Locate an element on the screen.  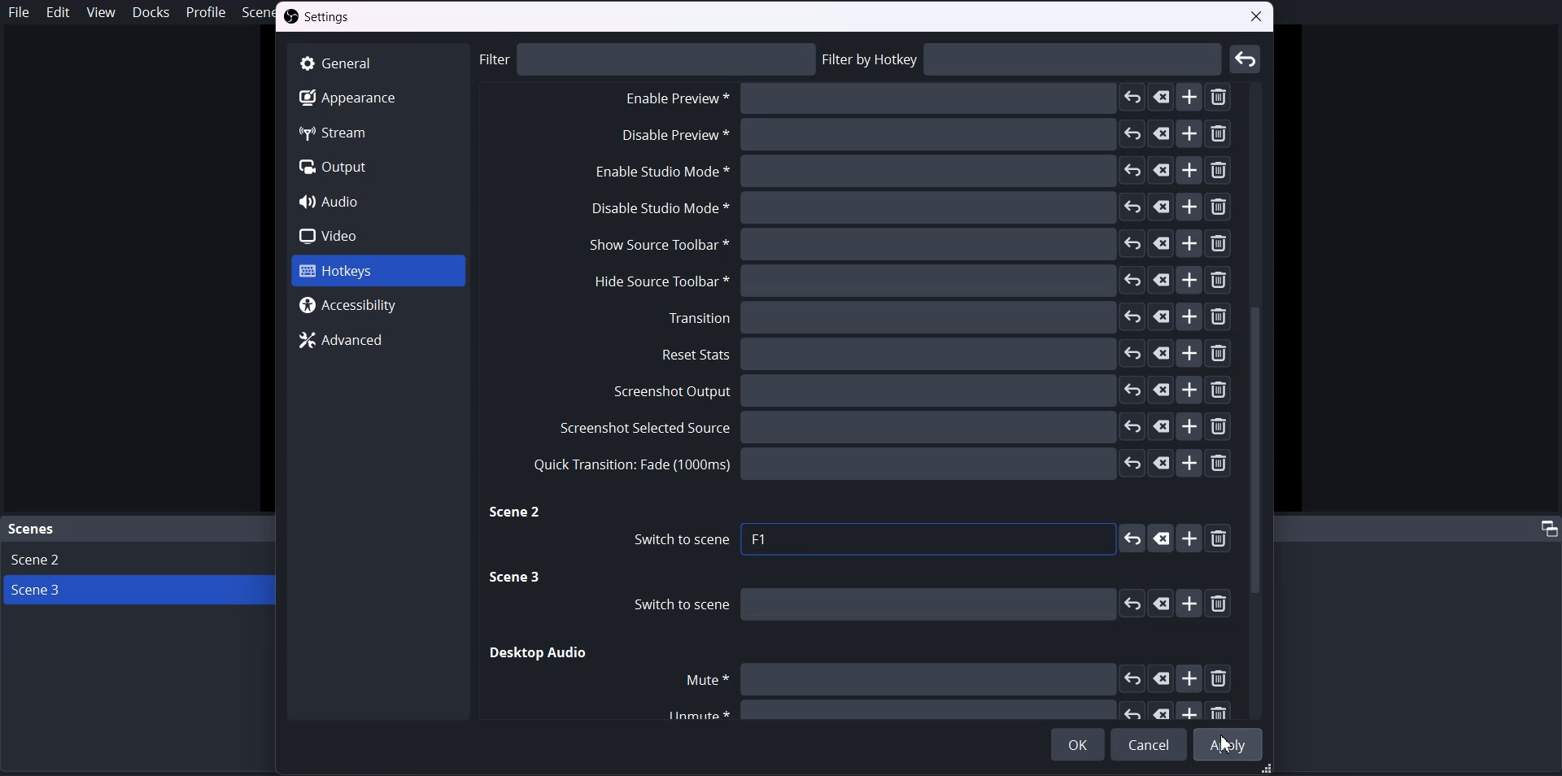
Switch to scene is located at coordinates (675, 540).